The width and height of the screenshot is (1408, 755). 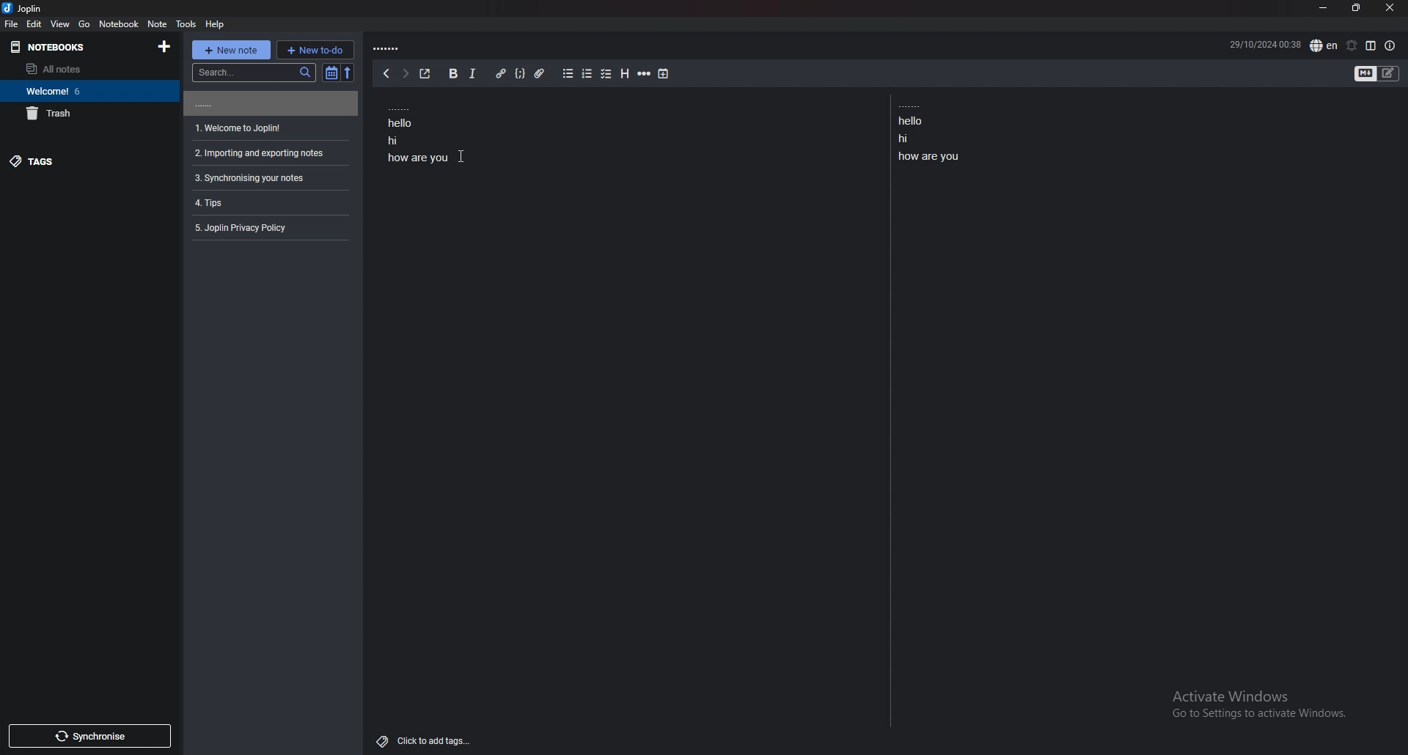 I want to click on tools, so click(x=187, y=24).